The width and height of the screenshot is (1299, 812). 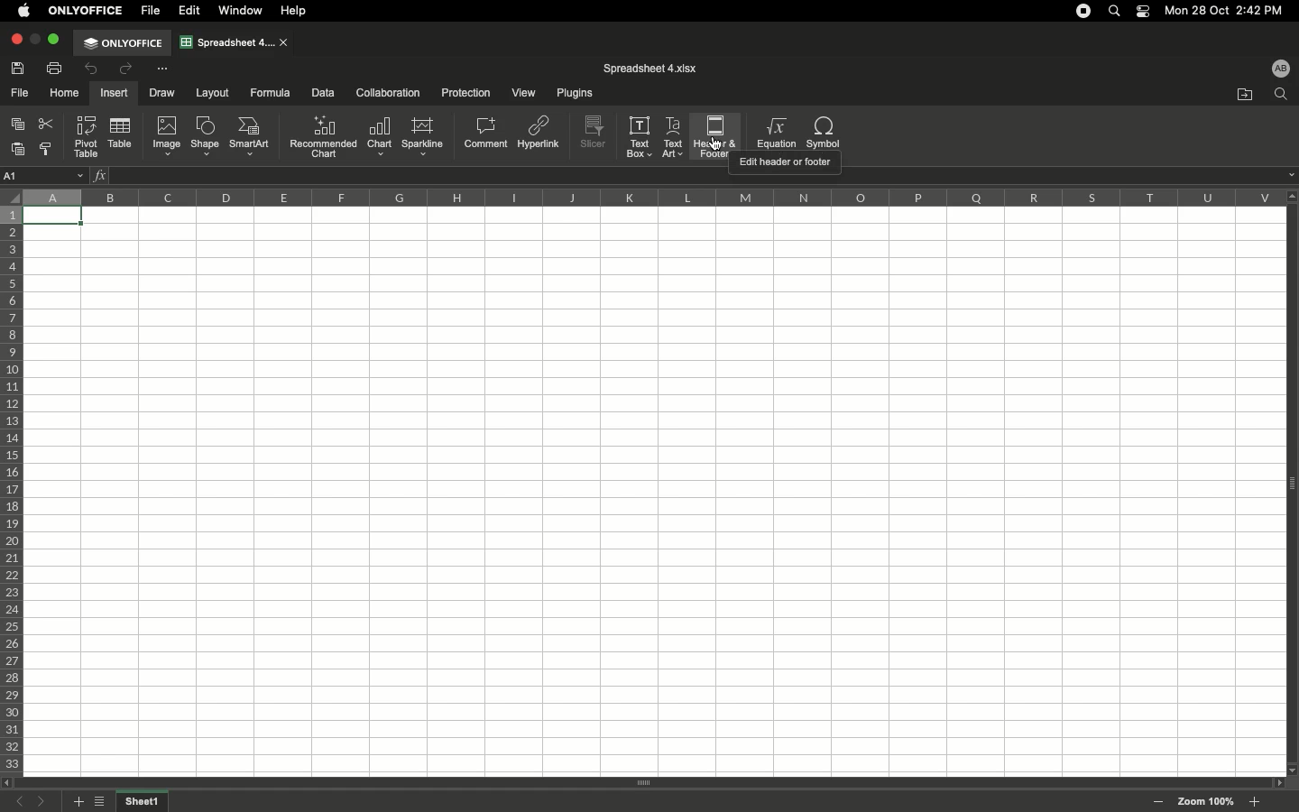 What do you see at coordinates (297, 11) in the screenshot?
I see `Help` at bounding box center [297, 11].